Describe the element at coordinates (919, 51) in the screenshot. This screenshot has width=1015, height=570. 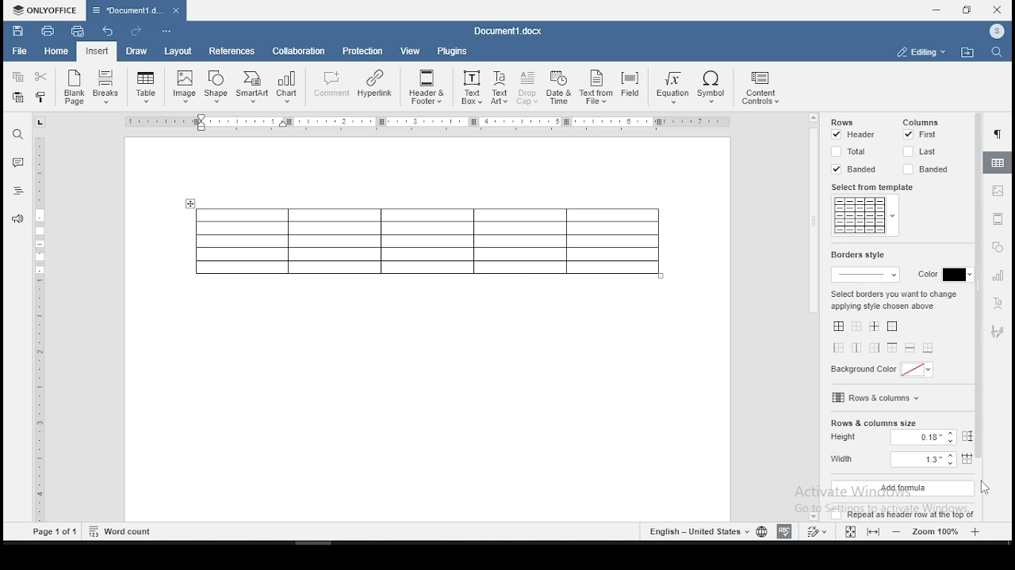
I see `select workspace` at that location.